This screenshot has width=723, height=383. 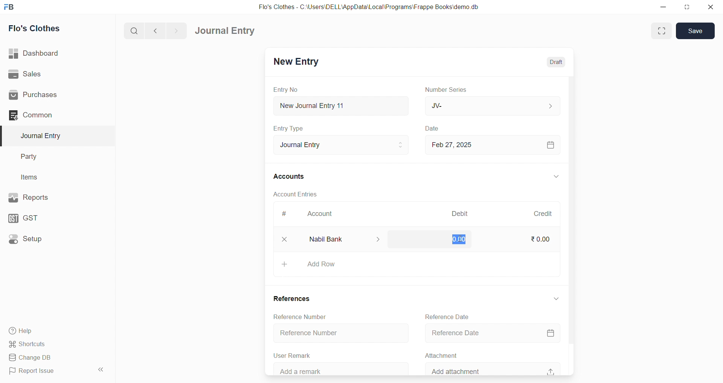 I want to click on New Journal Entry 11, so click(x=341, y=106).